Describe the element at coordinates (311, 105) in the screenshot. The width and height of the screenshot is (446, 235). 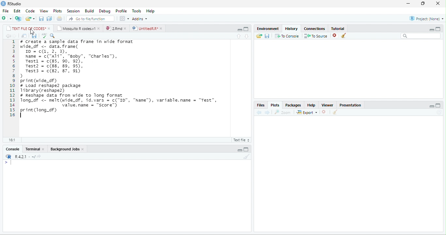
I see `Help` at that location.